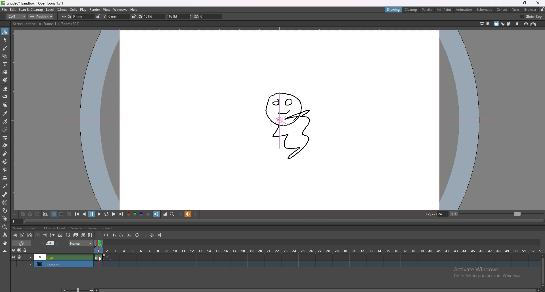  Describe the element at coordinates (141, 214) in the screenshot. I see `blue channel` at that location.